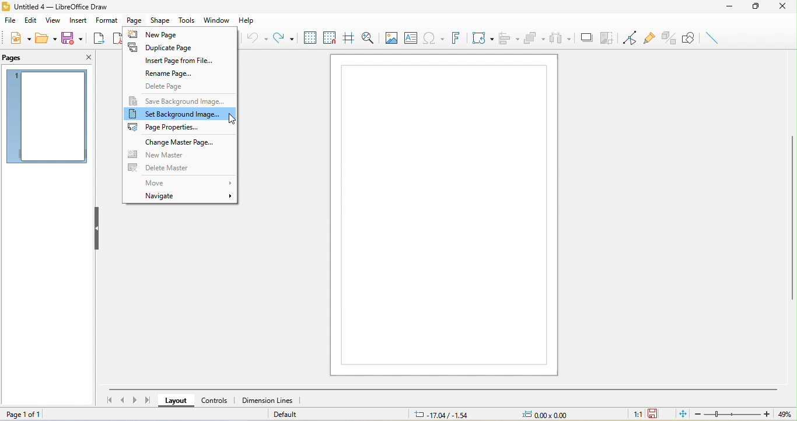  I want to click on transformation, so click(483, 39).